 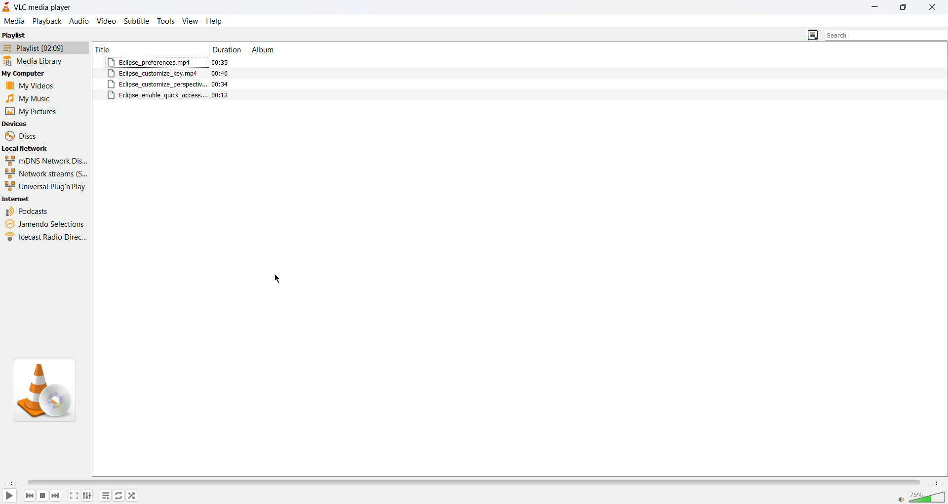 I want to click on playback, so click(x=47, y=22).